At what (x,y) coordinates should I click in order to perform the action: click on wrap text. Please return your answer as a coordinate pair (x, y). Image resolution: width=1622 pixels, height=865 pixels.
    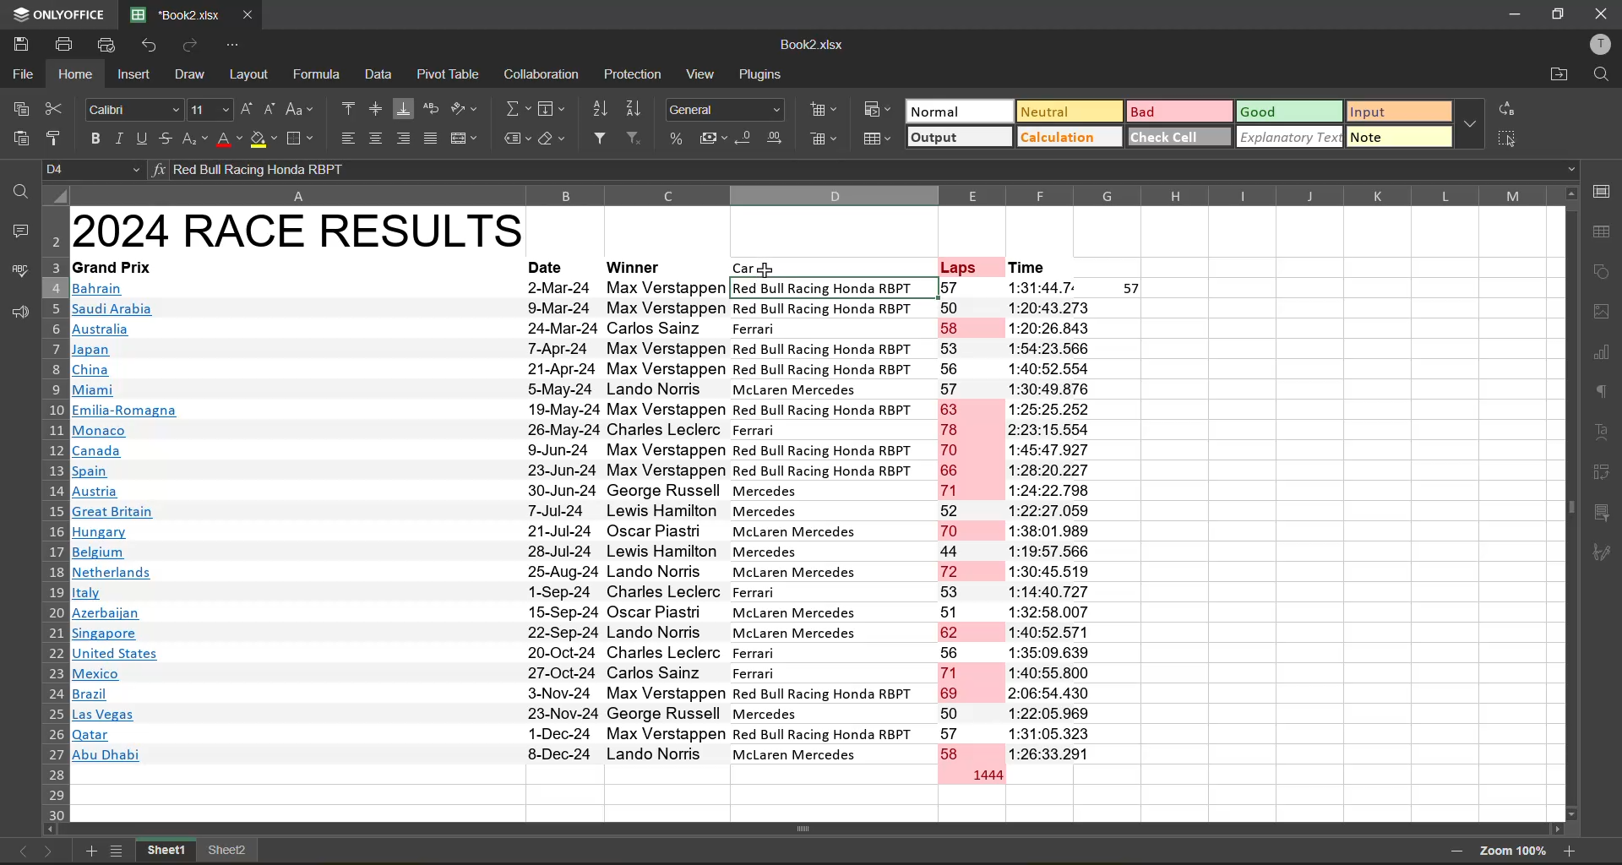
    Looking at the image, I should click on (430, 111).